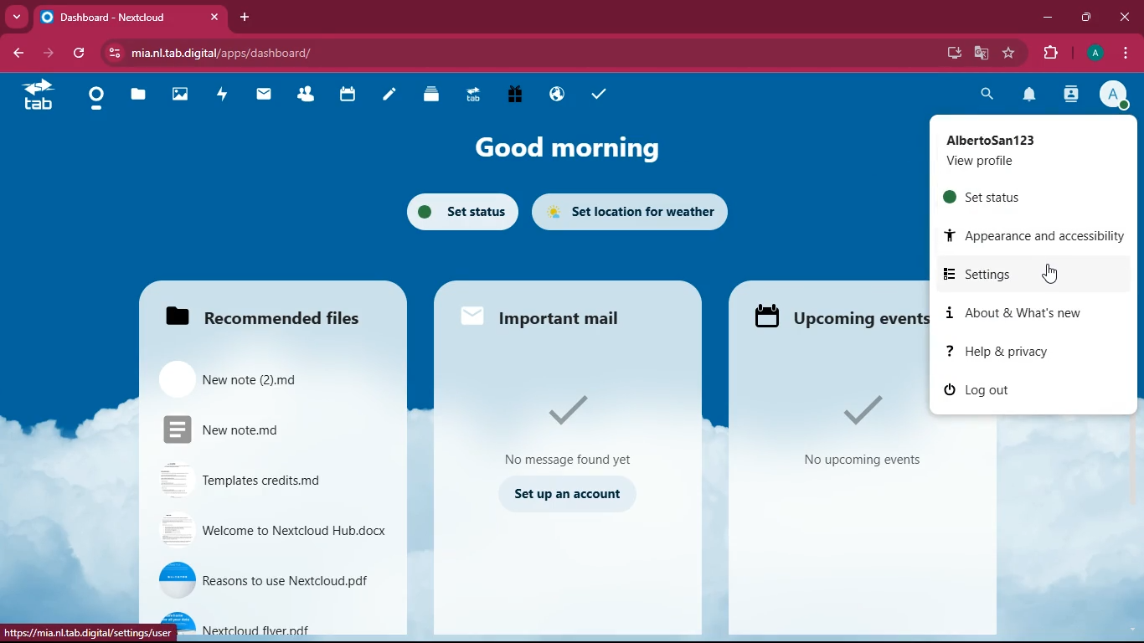  I want to click on more, so click(17, 17).